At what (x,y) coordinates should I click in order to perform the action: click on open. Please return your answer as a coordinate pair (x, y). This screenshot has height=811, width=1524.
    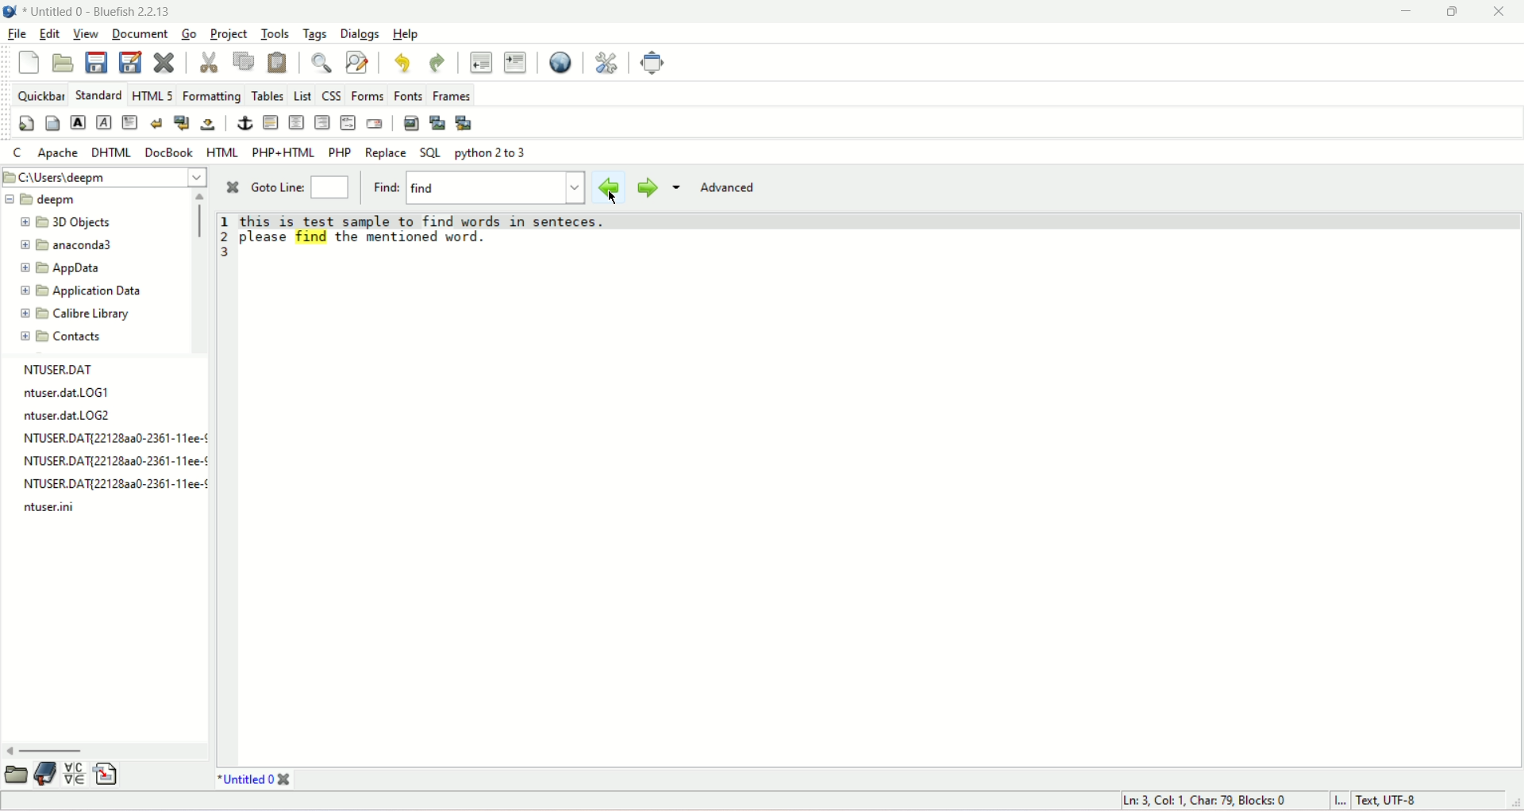
    Looking at the image, I should click on (63, 63).